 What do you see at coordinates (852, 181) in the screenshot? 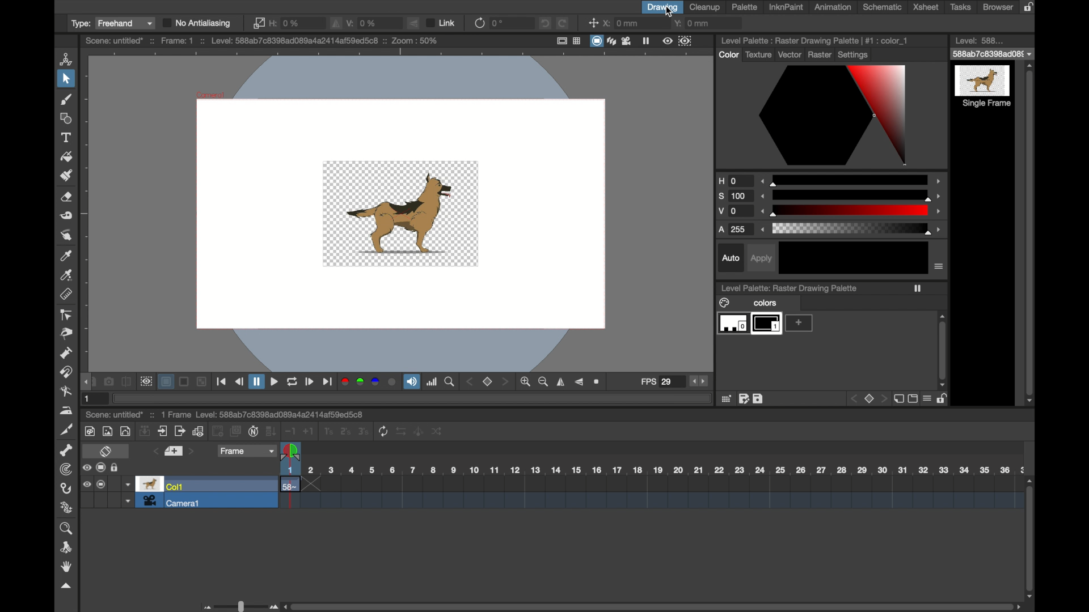
I see `Slider` at bounding box center [852, 181].